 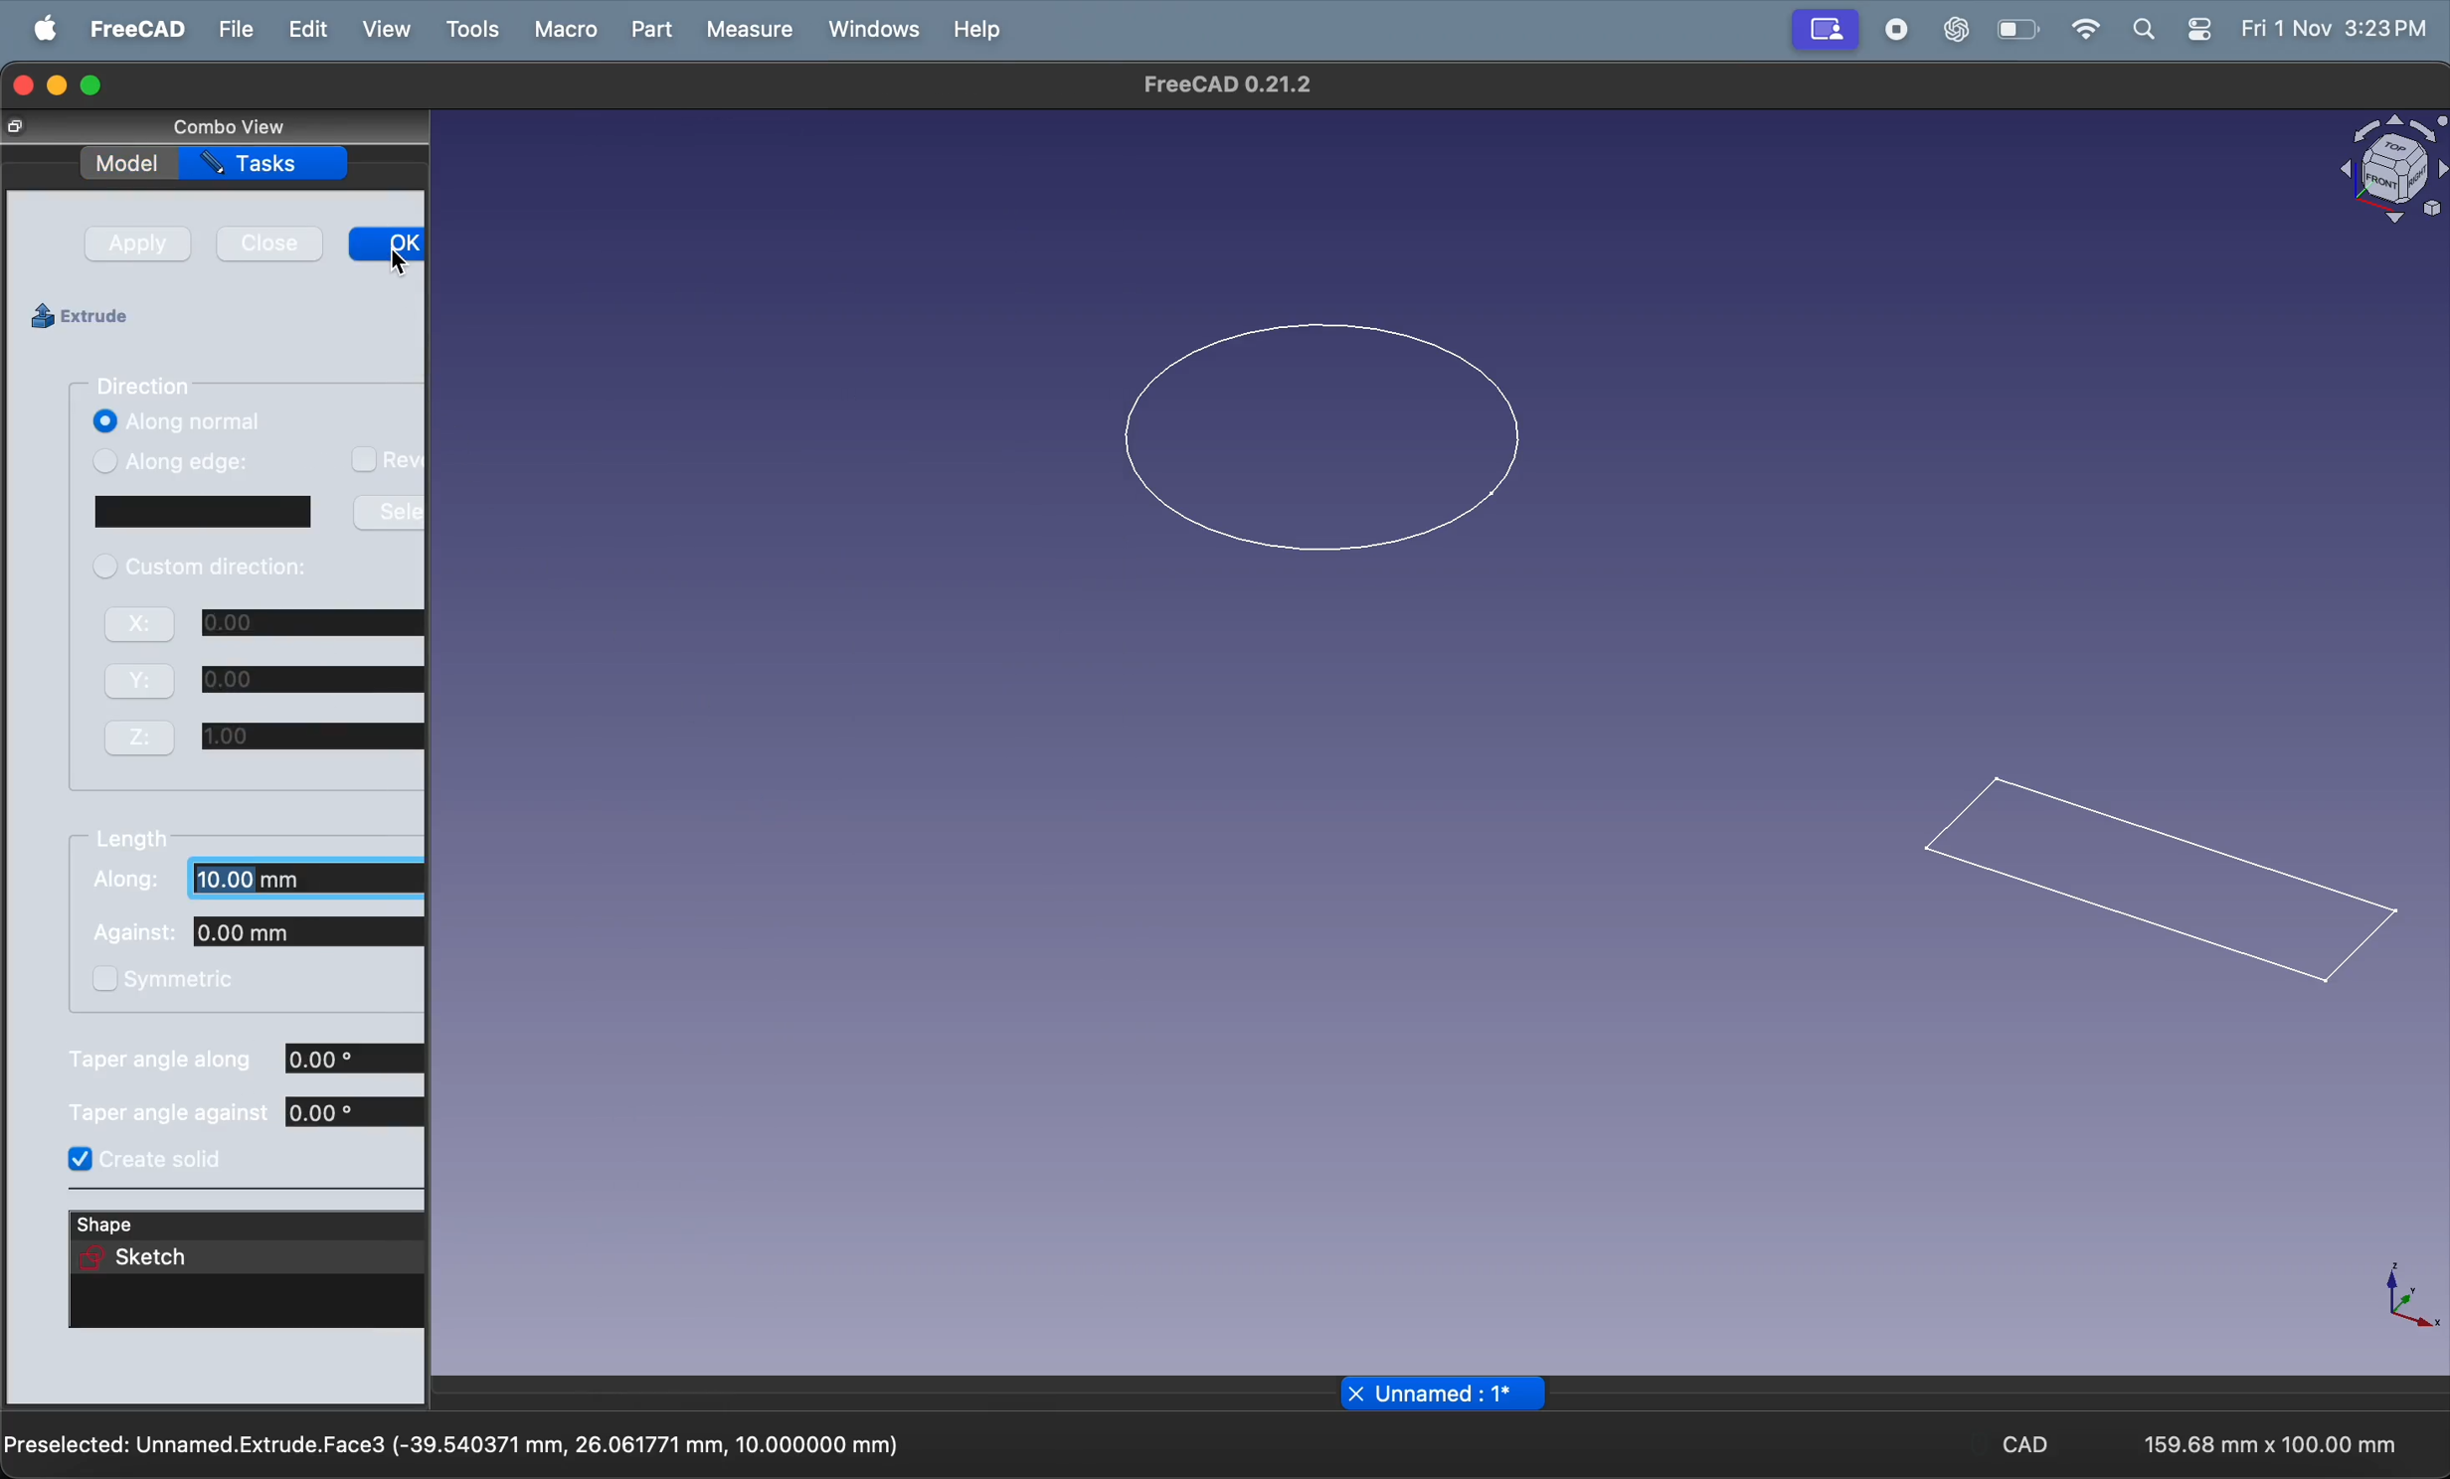 I want to click on window, so click(x=201, y=510).